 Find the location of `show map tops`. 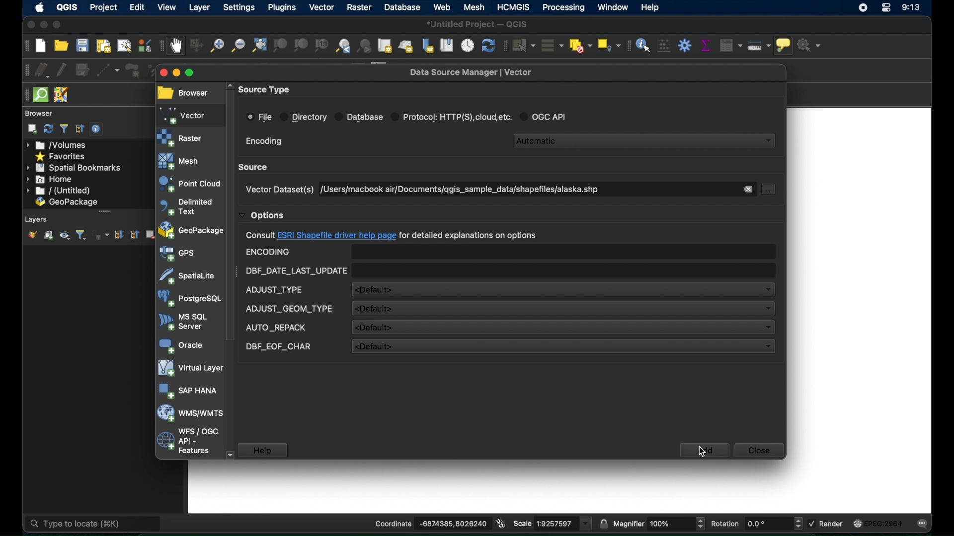

show map tops is located at coordinates (786, 46).